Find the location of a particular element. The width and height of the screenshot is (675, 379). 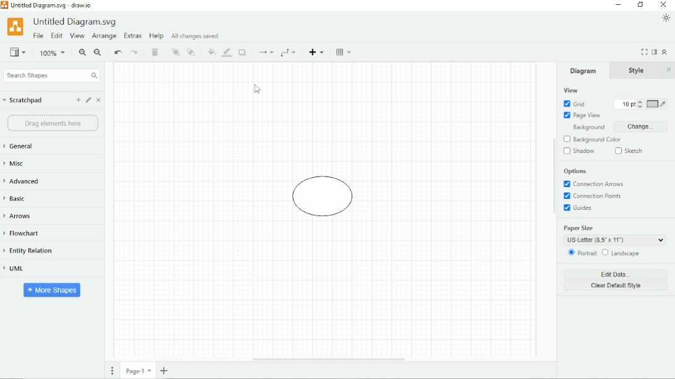

Appearance is located at coordinates (666, 18).